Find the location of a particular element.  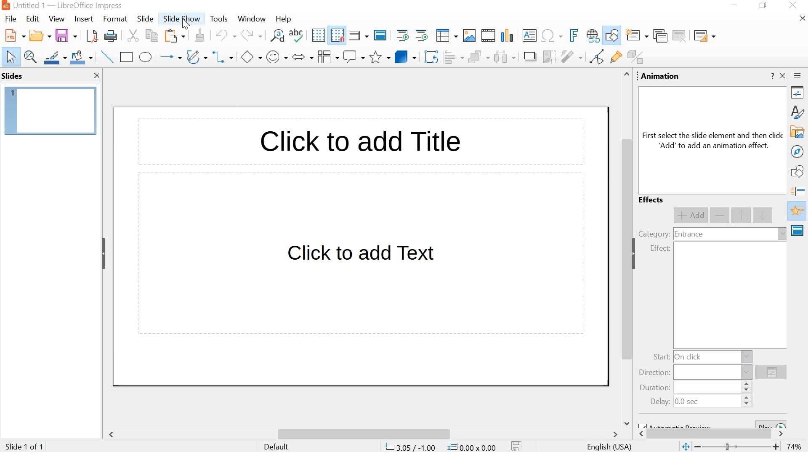

3d objects is located at coordinates (405, 56).